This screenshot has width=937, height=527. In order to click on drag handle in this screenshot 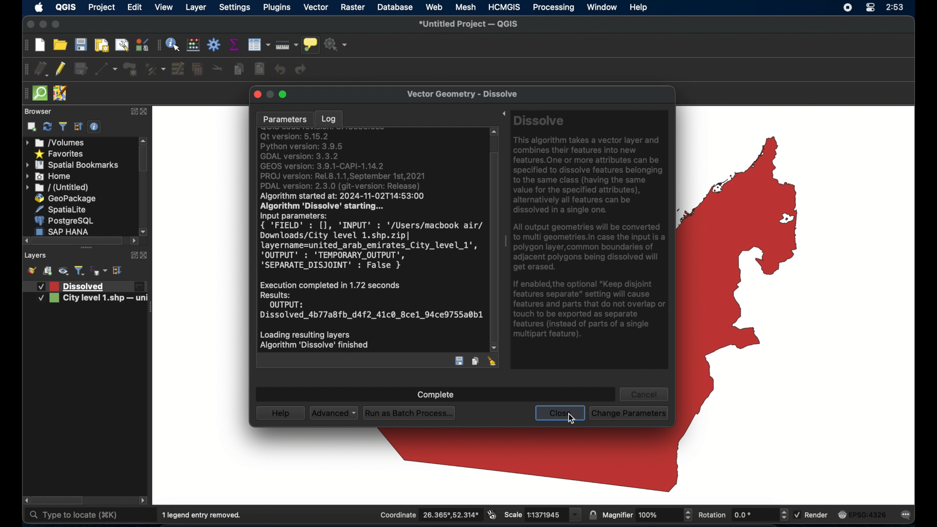, I will do `click(505, 243)`.